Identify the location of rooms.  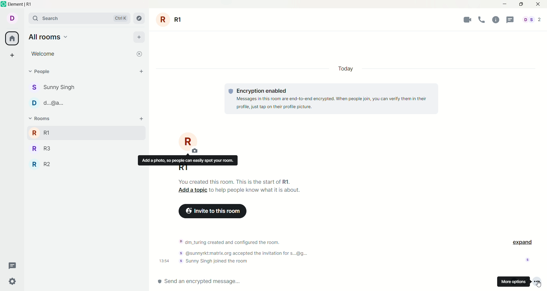
(41, 118).